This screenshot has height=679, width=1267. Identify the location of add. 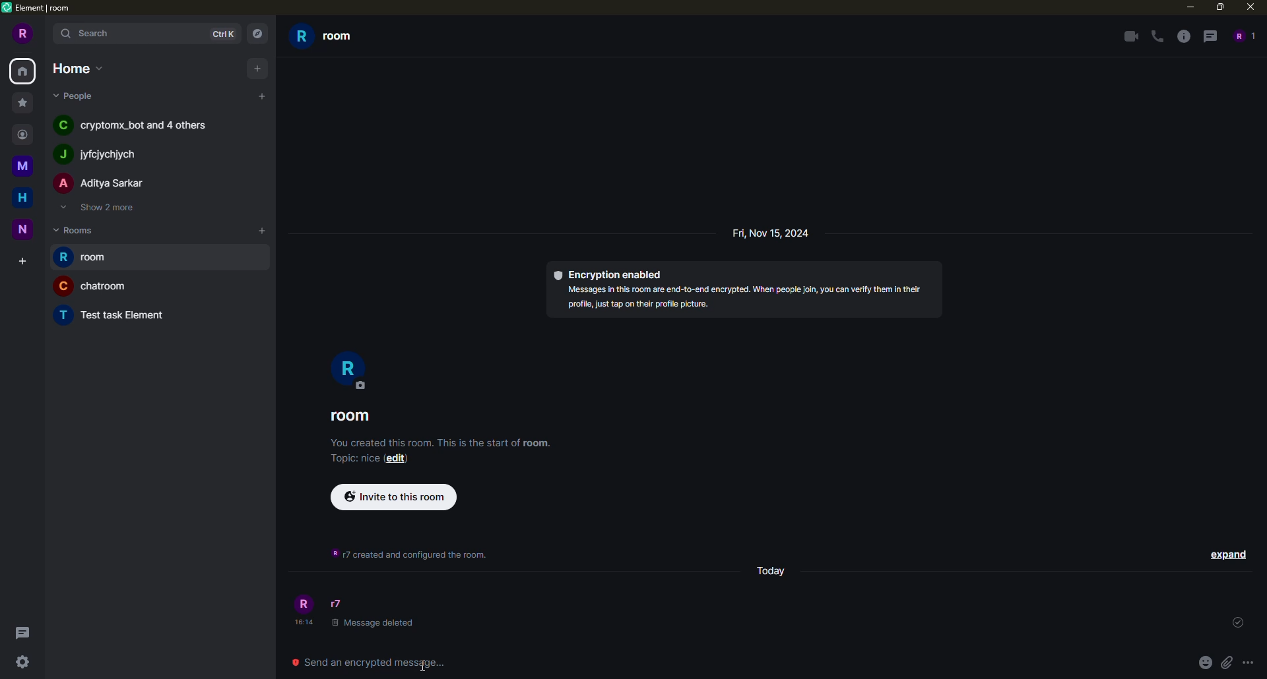
(256, 67).